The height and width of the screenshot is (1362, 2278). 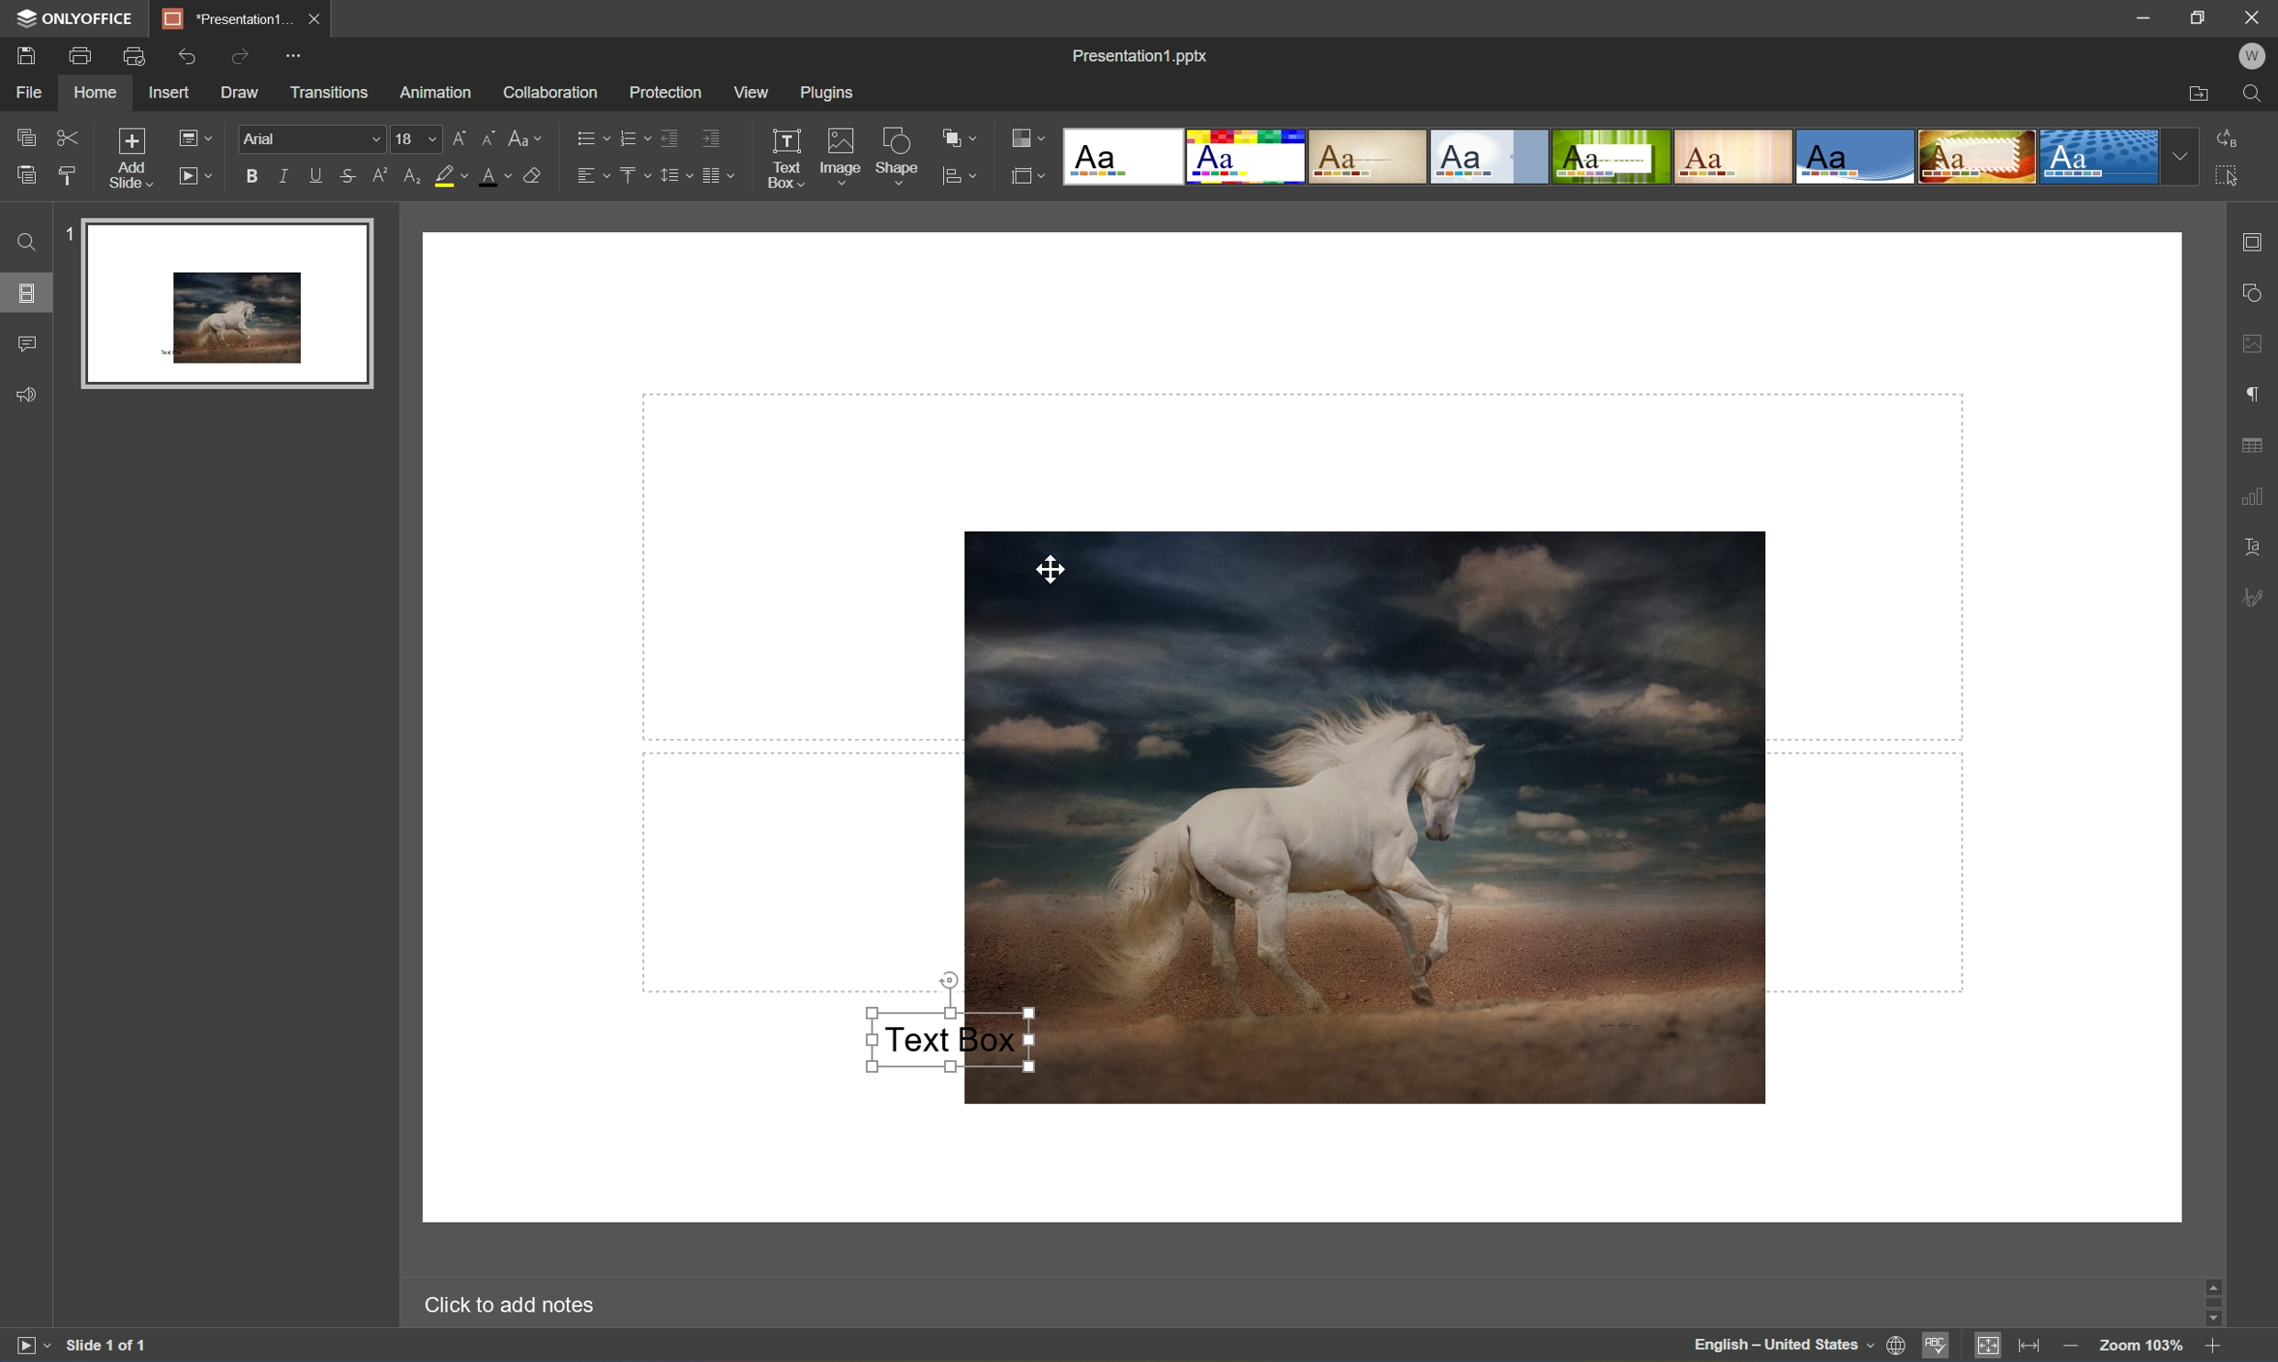 I want to click on ONLYOFFICE, so click(x=79, y=17).